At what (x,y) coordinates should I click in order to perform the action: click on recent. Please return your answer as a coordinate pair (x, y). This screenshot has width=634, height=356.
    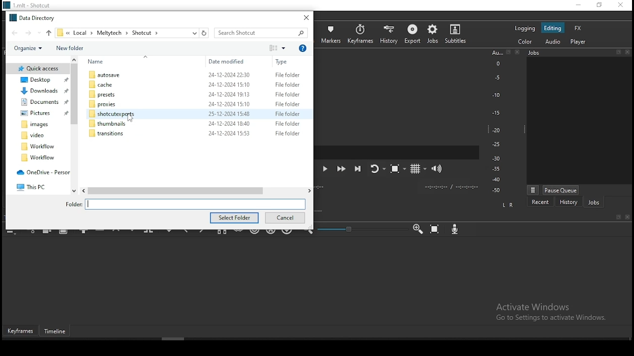
    Looking at the image, I should click on (540, 202).